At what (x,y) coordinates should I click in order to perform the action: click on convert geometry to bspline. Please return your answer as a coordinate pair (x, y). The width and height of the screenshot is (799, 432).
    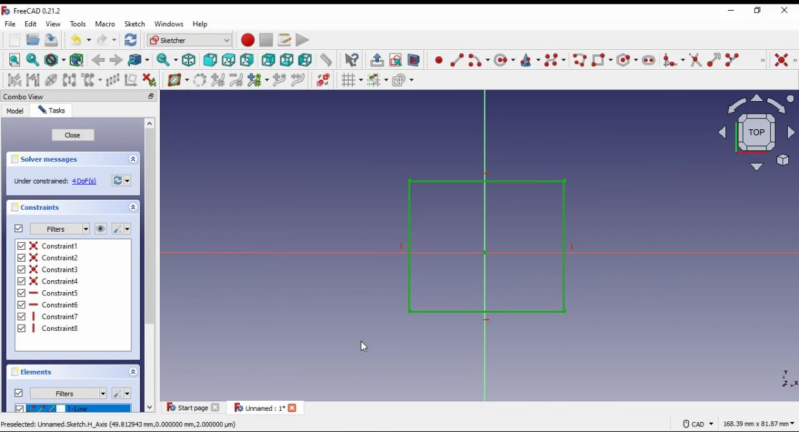
    Looking at the image, I should click on (200, 81).